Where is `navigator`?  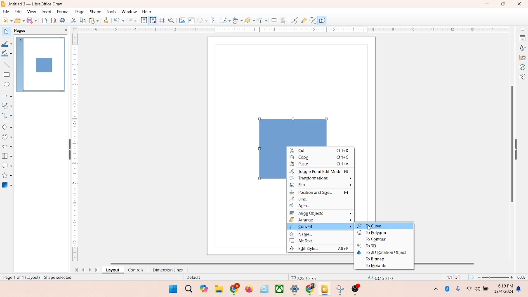 navigator is located at coordinates (522, 67).